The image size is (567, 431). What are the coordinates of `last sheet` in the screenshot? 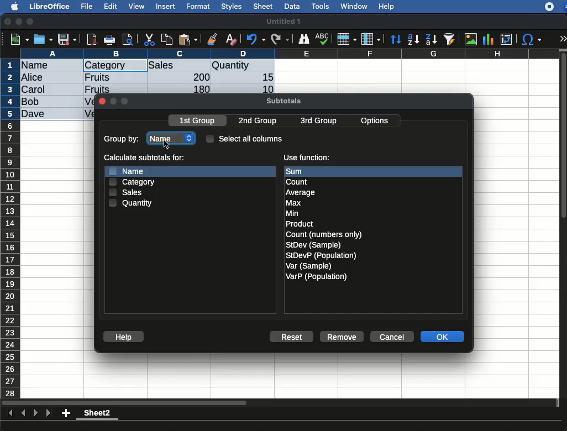 It's located at (49, 413).